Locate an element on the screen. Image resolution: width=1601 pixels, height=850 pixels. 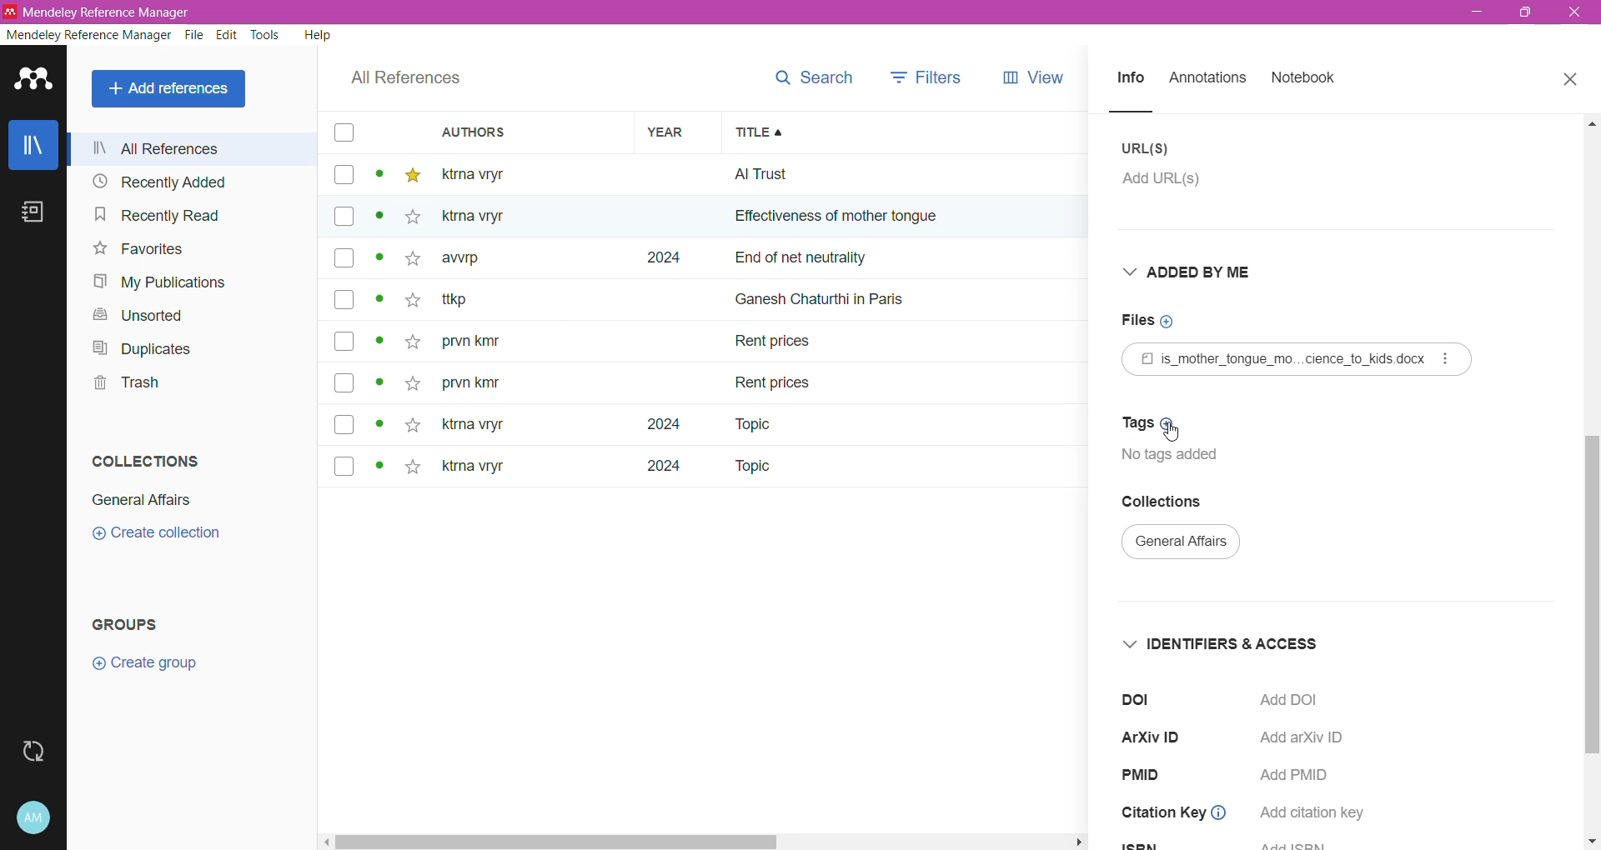
star is located at coordinates (412, 176).